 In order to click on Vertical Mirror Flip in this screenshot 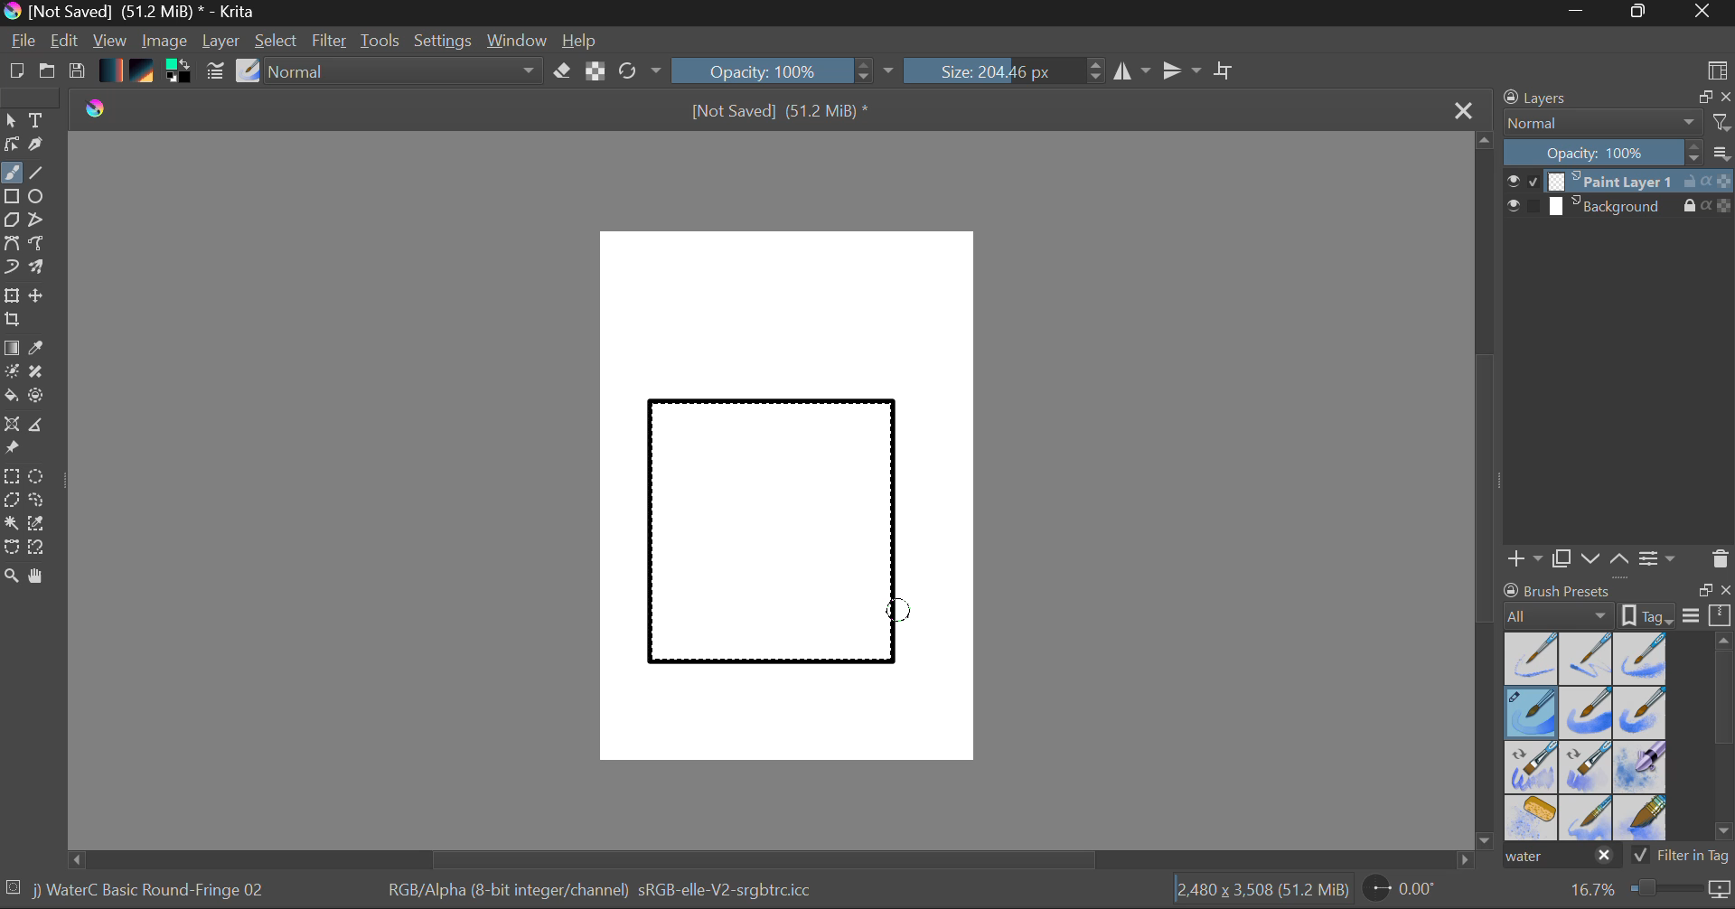, I will do `click(1131, 71)`.